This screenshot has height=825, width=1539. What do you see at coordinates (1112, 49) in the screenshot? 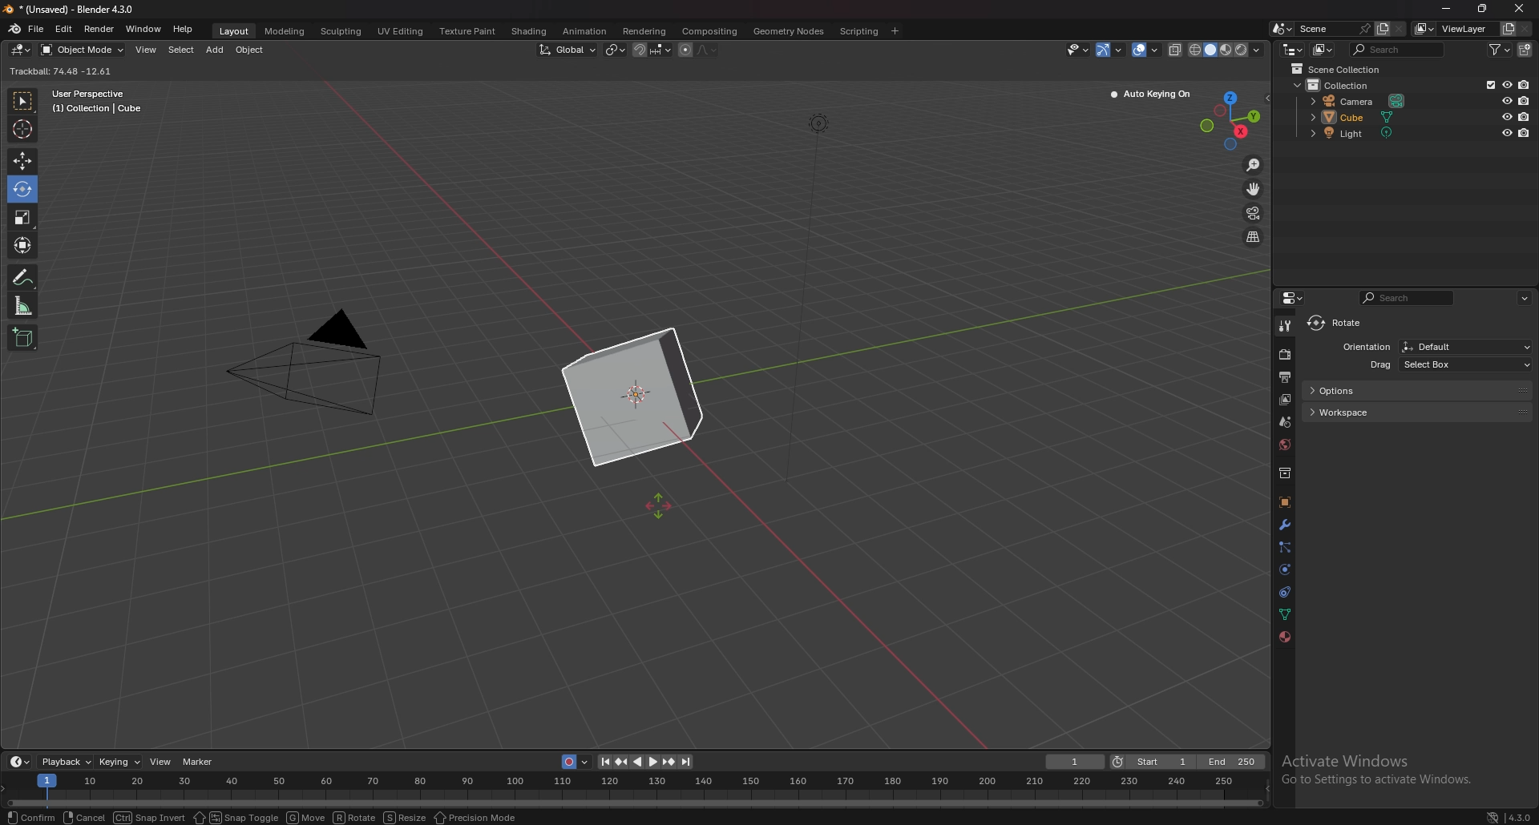
I see `gizmo` at bounding box center [1112, 49].